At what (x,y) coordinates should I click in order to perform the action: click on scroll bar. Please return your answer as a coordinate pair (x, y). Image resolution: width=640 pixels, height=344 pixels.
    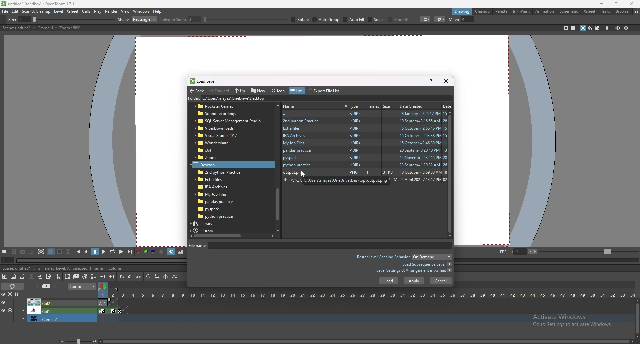
    Looking at the image, I should click on (367, 341).